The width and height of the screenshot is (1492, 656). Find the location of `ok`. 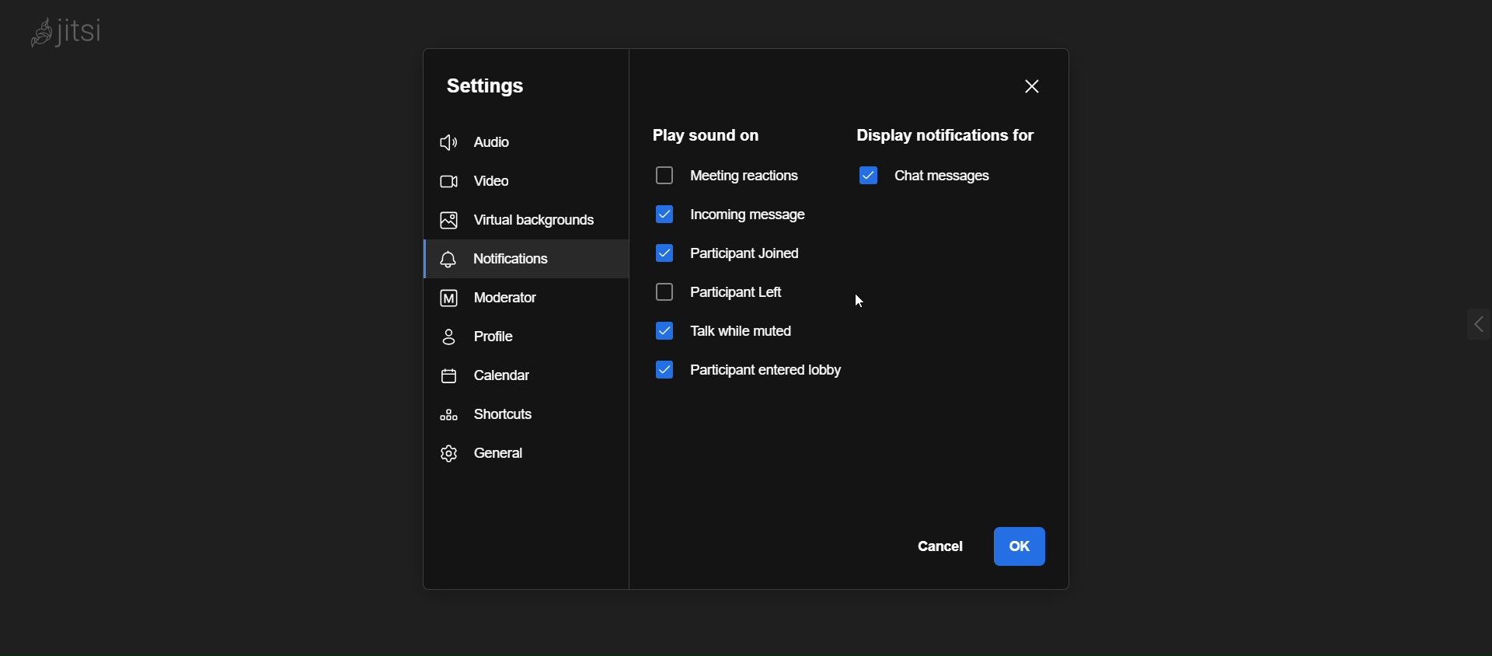

ok is located at coordinates (1028, 550).